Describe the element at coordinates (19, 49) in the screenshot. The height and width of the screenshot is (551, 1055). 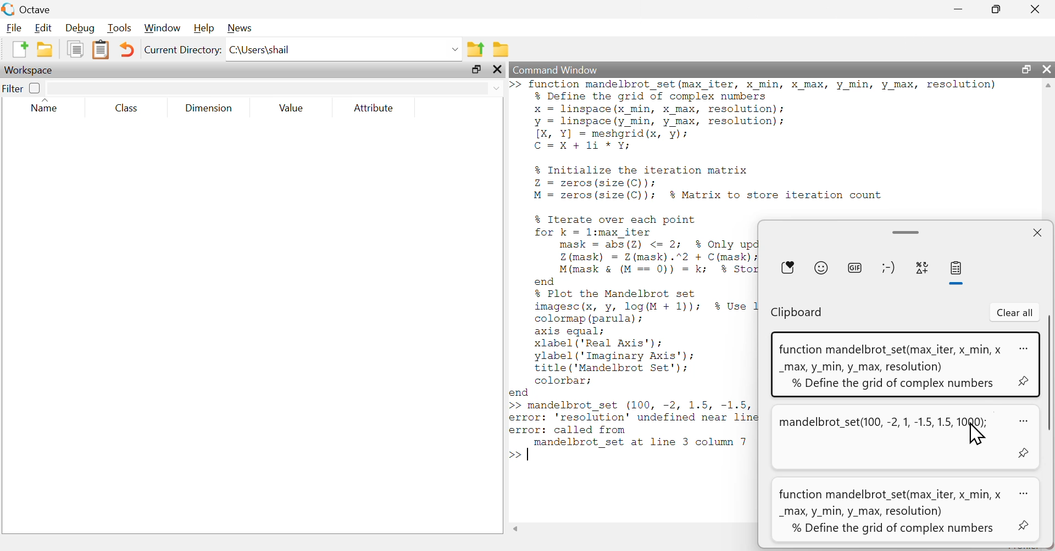
I see `New script` at that location.